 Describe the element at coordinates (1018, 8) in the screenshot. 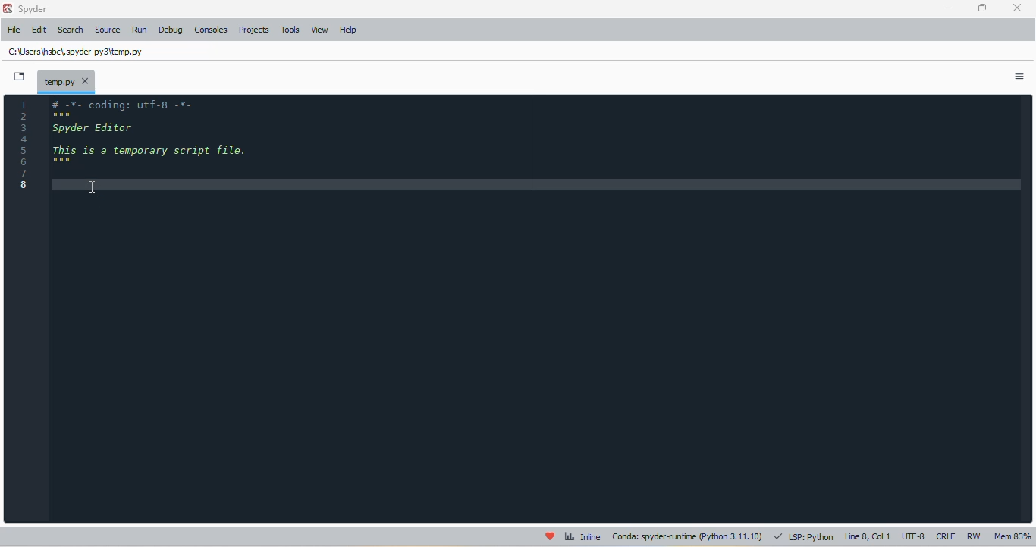

I see `close` at that location.